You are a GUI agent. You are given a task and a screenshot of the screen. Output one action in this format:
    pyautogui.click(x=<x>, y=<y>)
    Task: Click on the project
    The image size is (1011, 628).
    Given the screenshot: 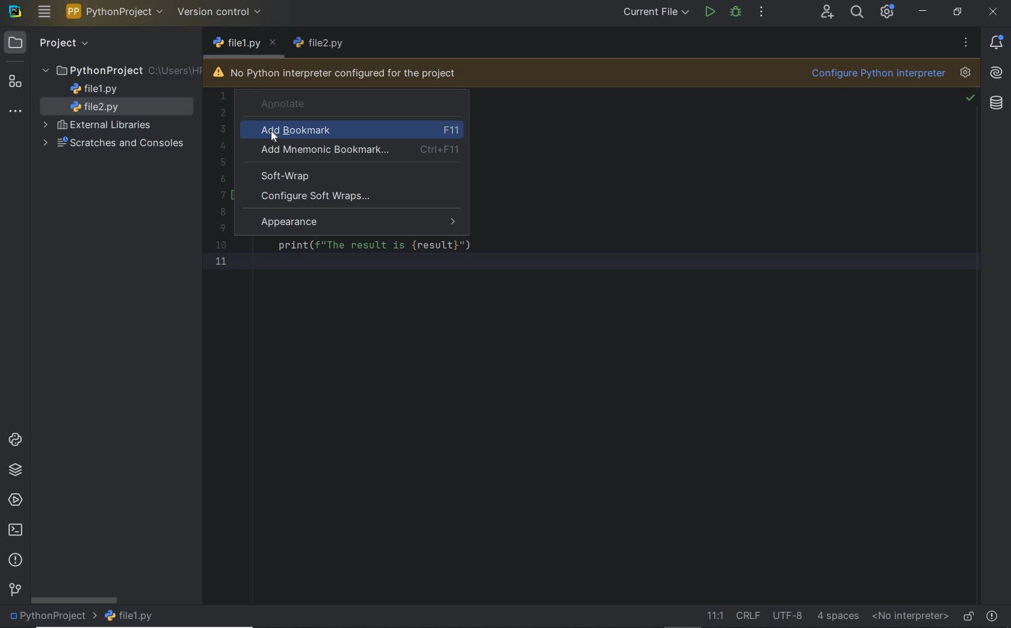 What is the action you would take?
    pyautogui.click(x=48, y=43)
    